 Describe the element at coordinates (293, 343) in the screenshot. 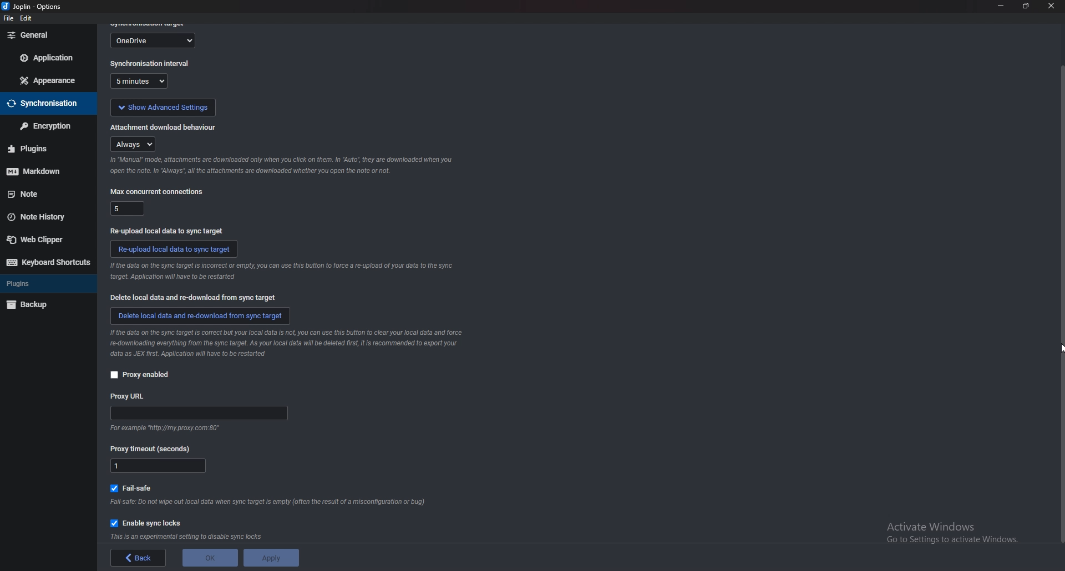

I see `info` at that location.